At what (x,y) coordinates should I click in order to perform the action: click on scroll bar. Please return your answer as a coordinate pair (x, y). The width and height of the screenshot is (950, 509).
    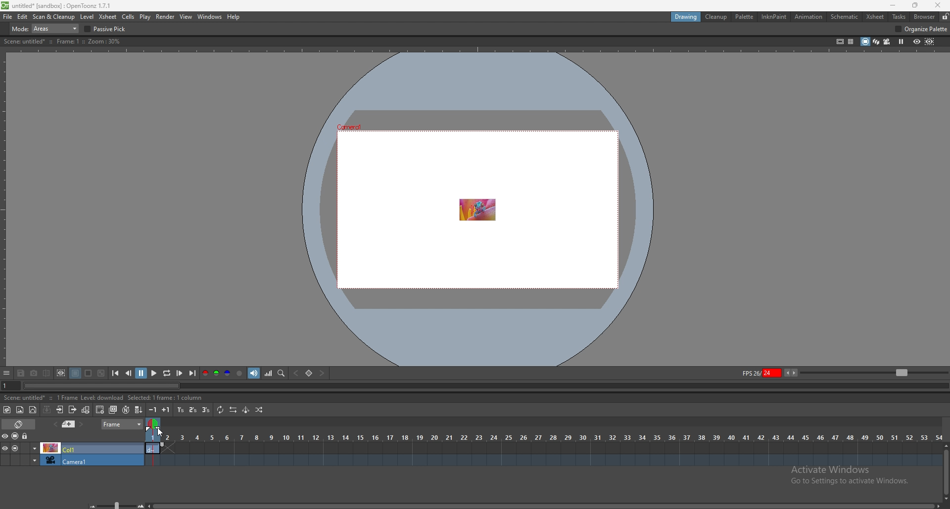
    Looking at the image, I should click on (543, 506).